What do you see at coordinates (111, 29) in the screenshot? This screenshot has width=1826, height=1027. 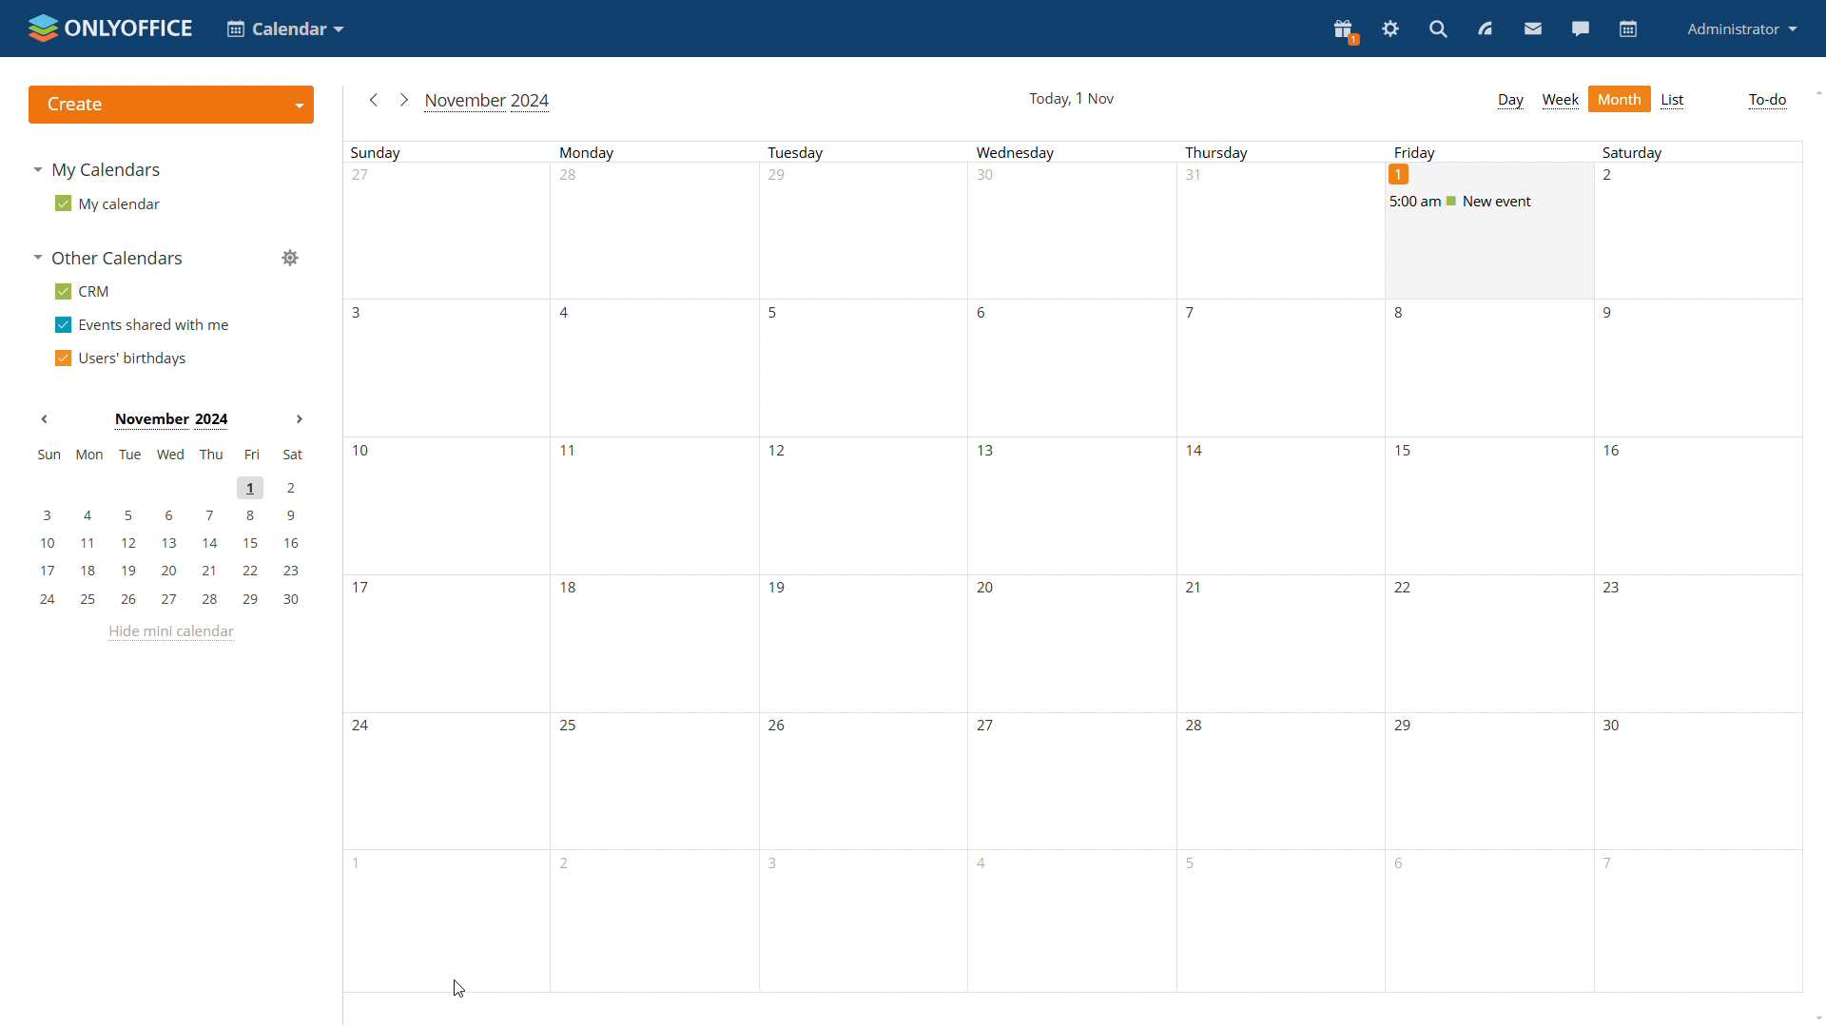 I see `logo` at bounding box center [111, 29].